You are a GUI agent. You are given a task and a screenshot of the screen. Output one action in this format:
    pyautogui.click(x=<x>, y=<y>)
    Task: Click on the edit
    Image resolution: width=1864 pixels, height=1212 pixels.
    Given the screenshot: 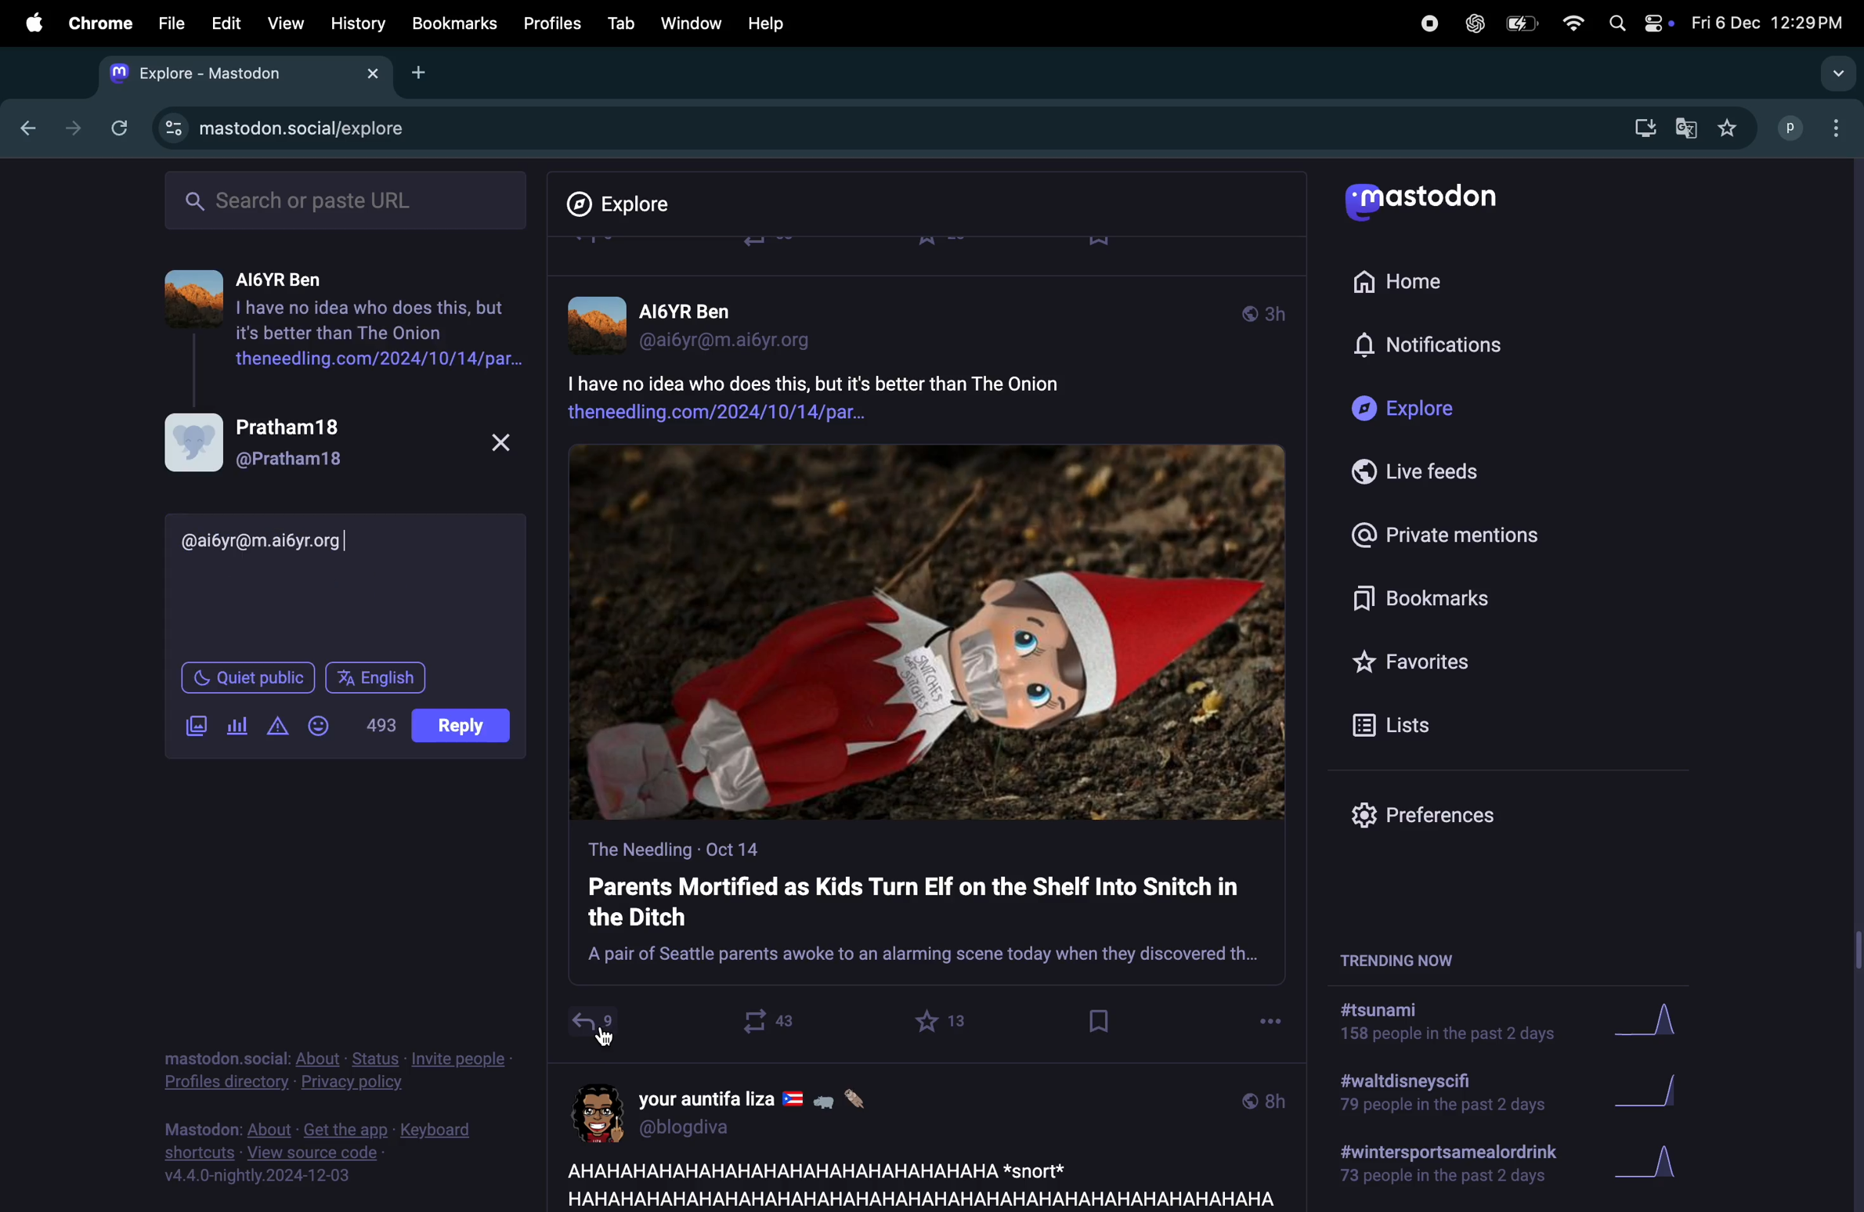 What is the action you would take?
    pyautogui.click(x=226, y=25)
    